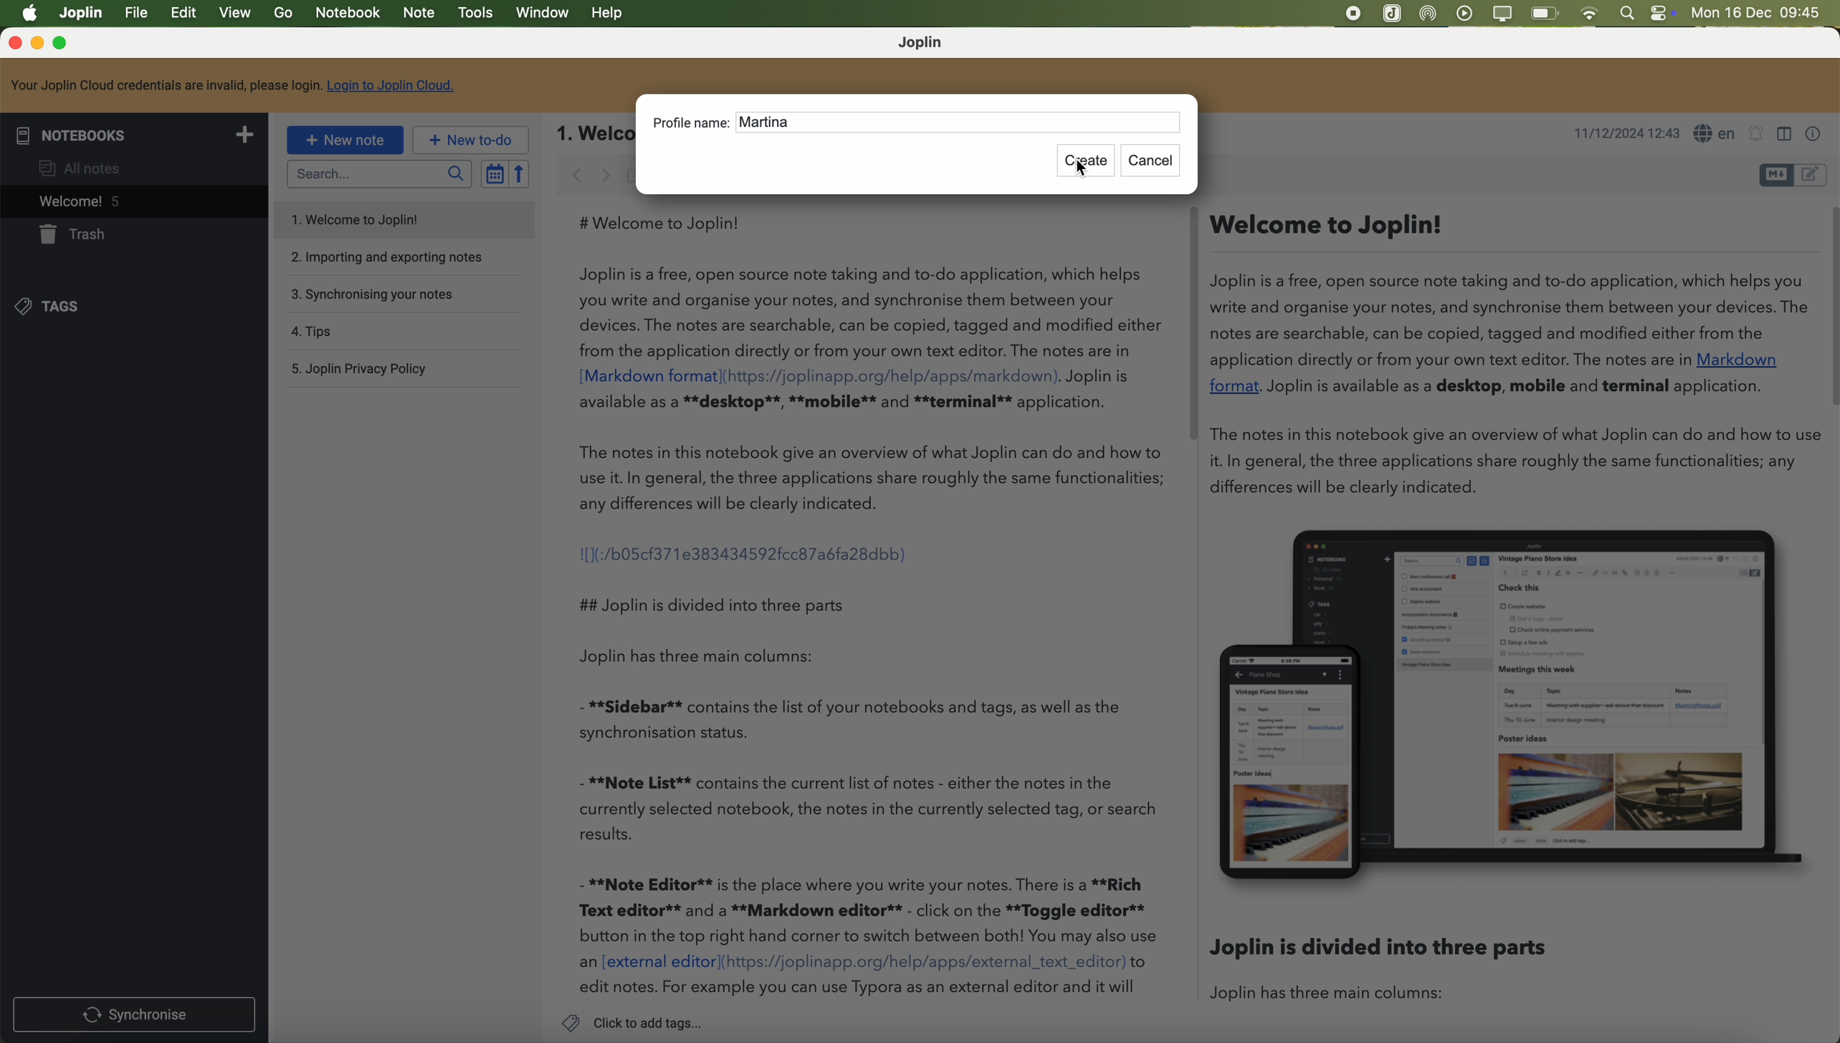  I want to click on  close program, so click(12, 43).